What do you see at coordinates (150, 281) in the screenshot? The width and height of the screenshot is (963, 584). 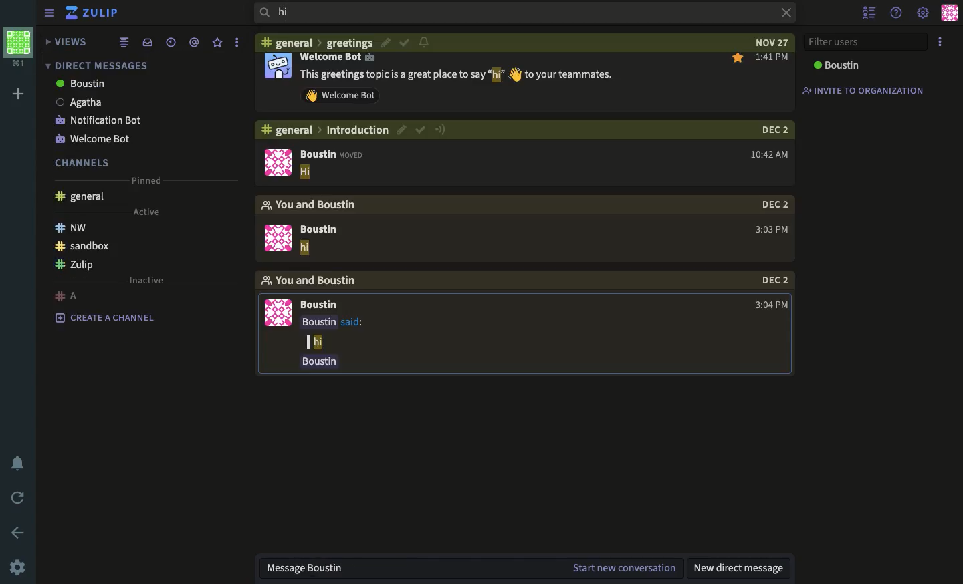 I see `inactive` at bounding box center [150, 281].